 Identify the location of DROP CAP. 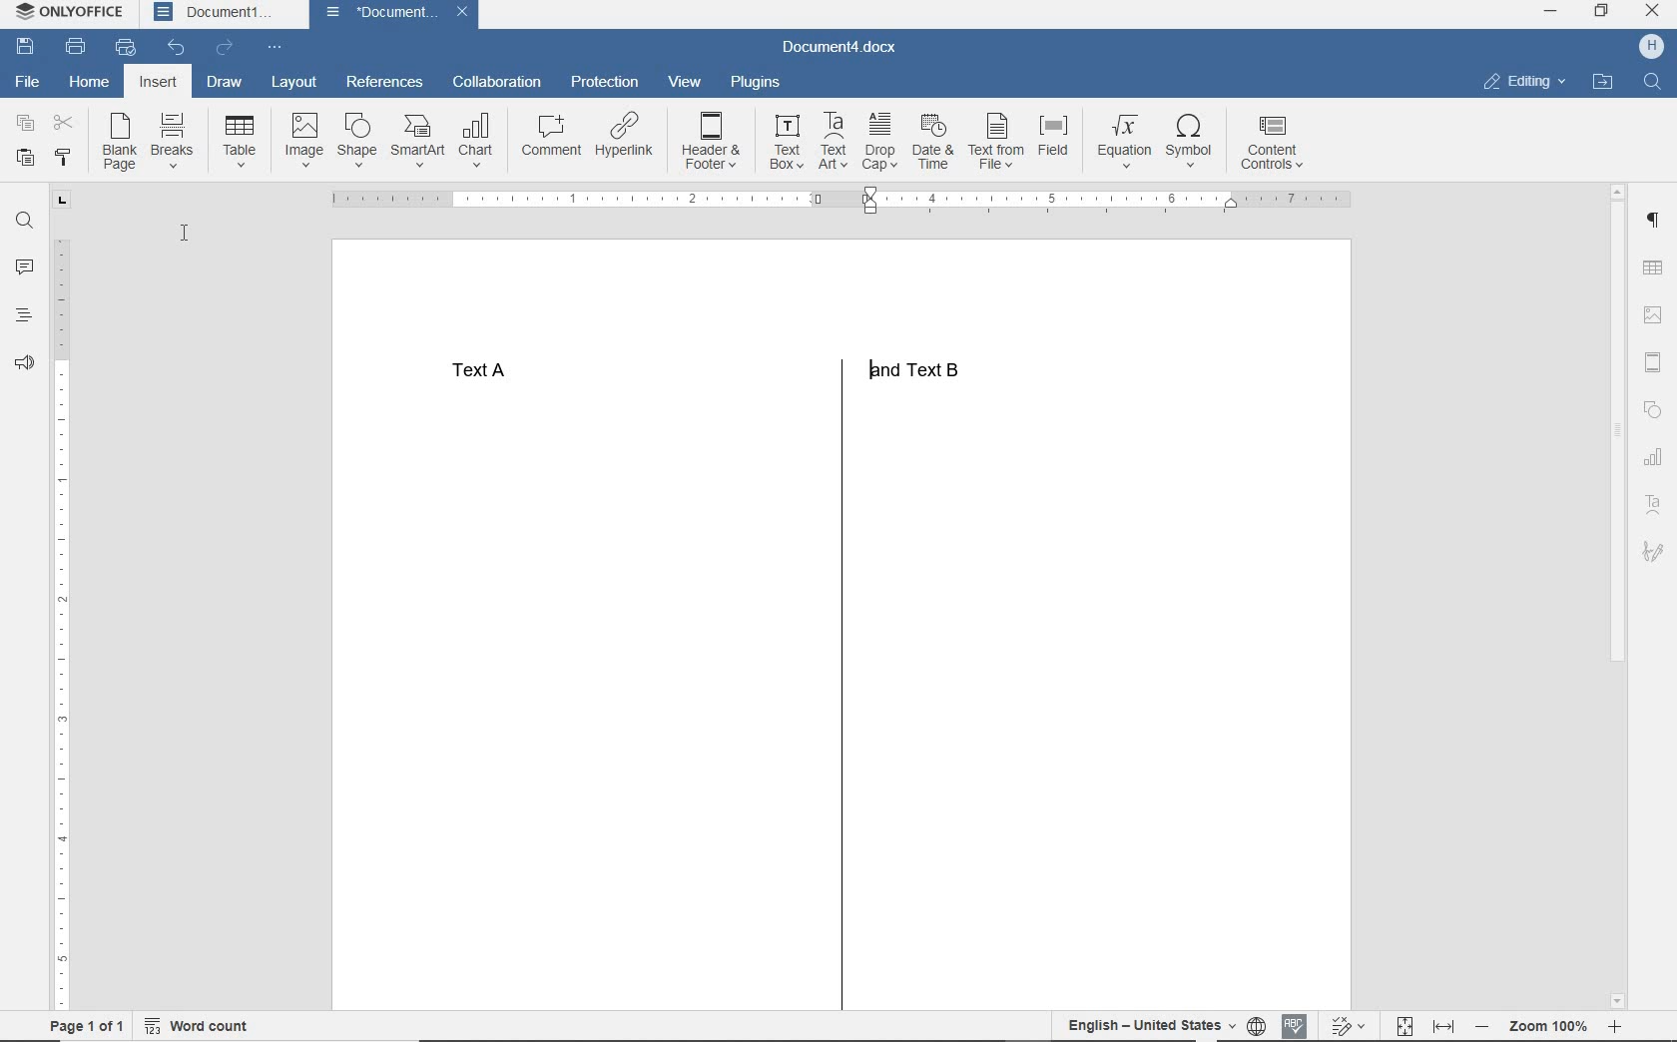
(881, 144).